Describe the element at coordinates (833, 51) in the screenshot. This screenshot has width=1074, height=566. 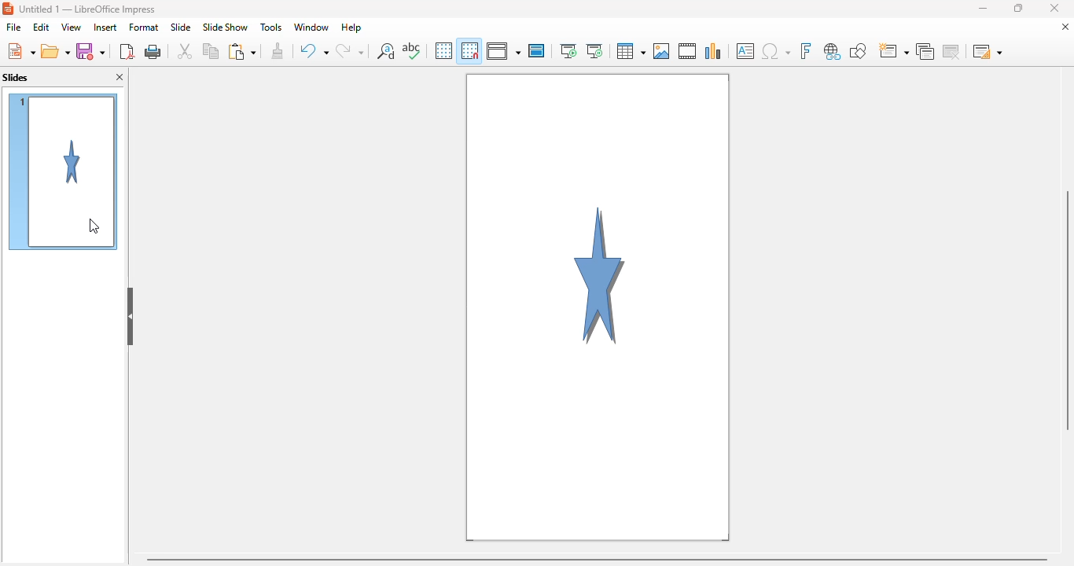
I see `insert hyperlink` at that location.